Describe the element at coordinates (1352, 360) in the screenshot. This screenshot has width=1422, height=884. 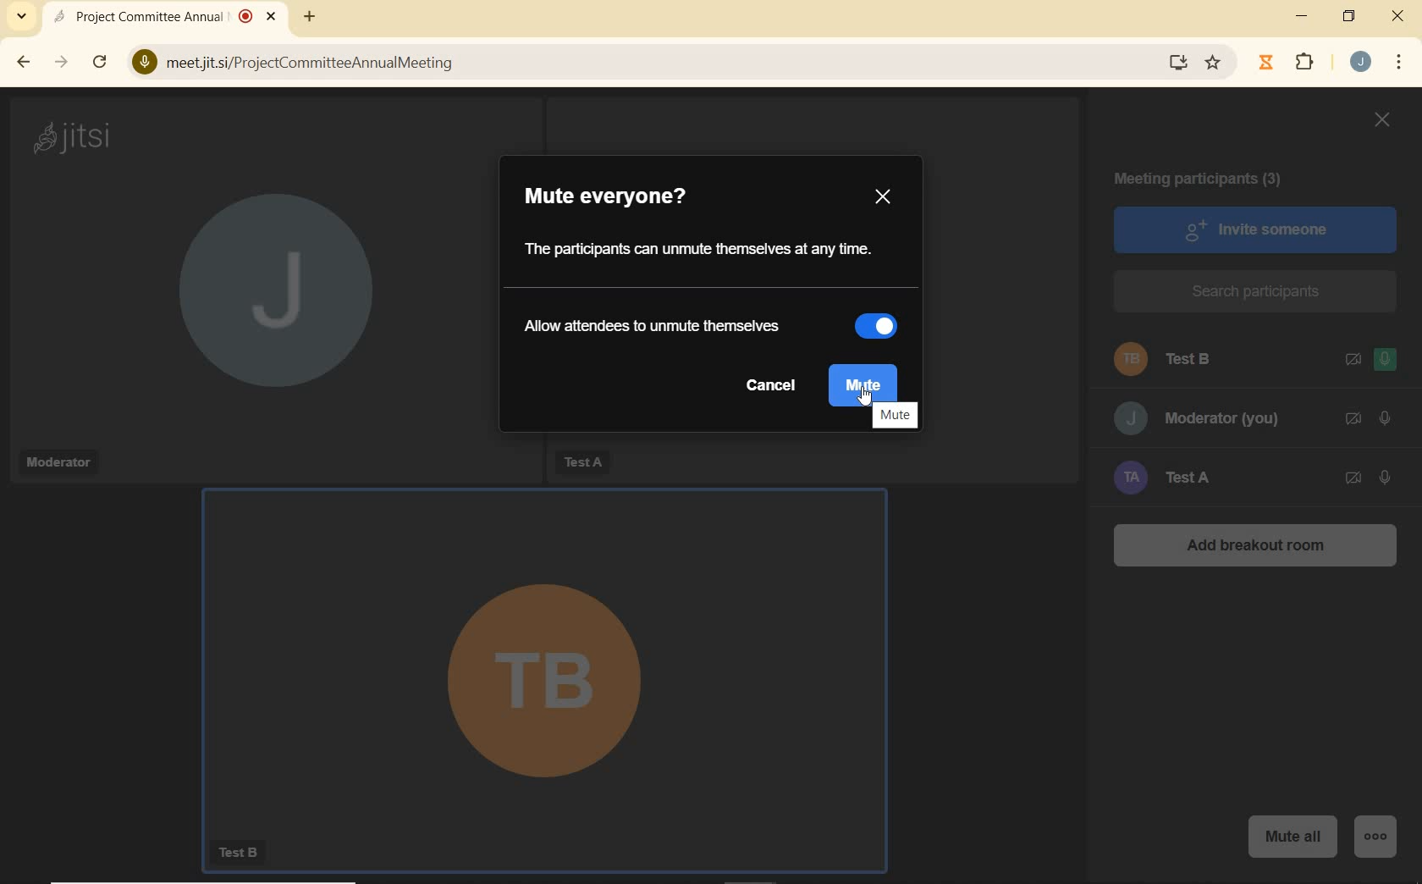
I see `CAMERA` at that location.